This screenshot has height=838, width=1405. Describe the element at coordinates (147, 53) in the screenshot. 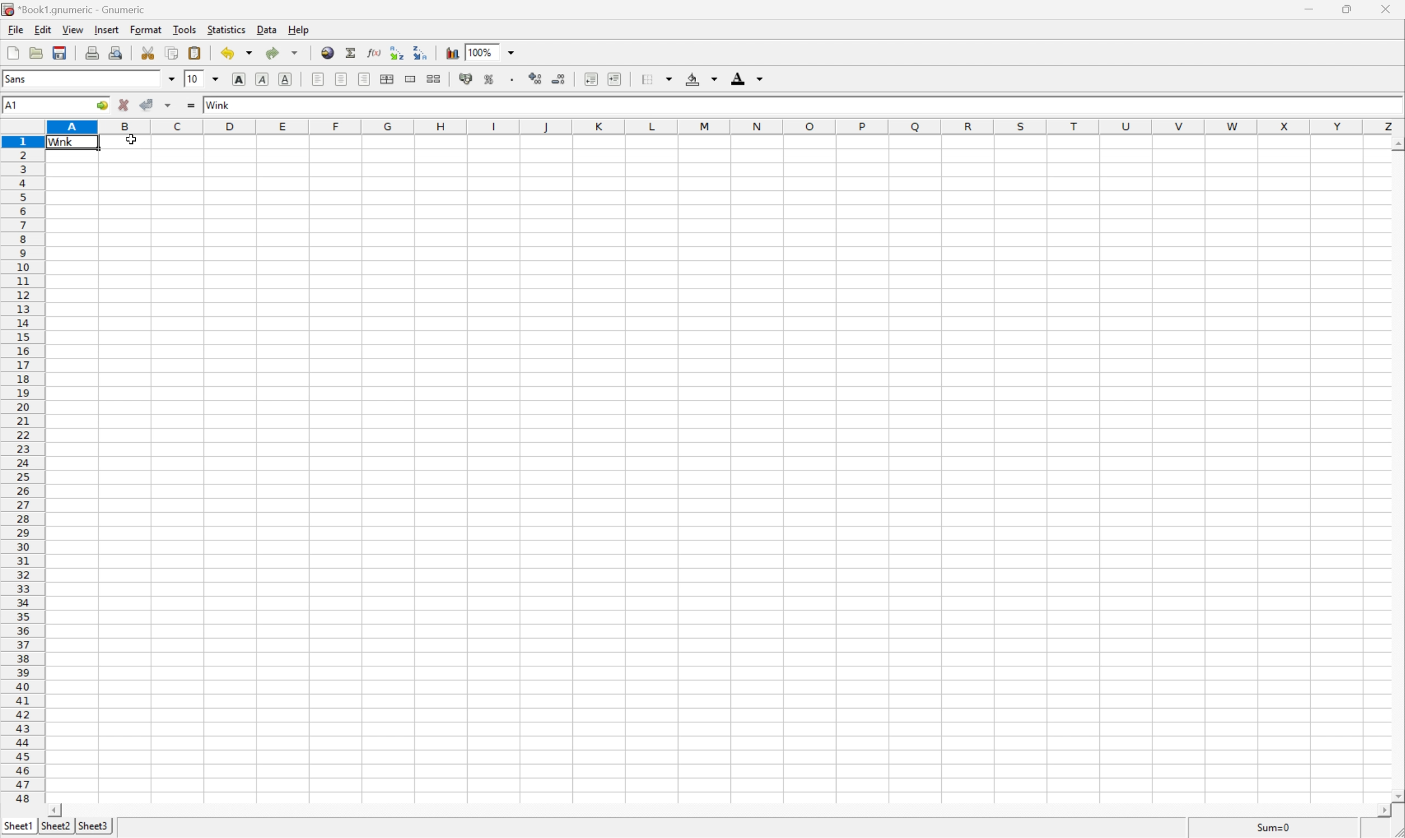

I see `cut` at that location.